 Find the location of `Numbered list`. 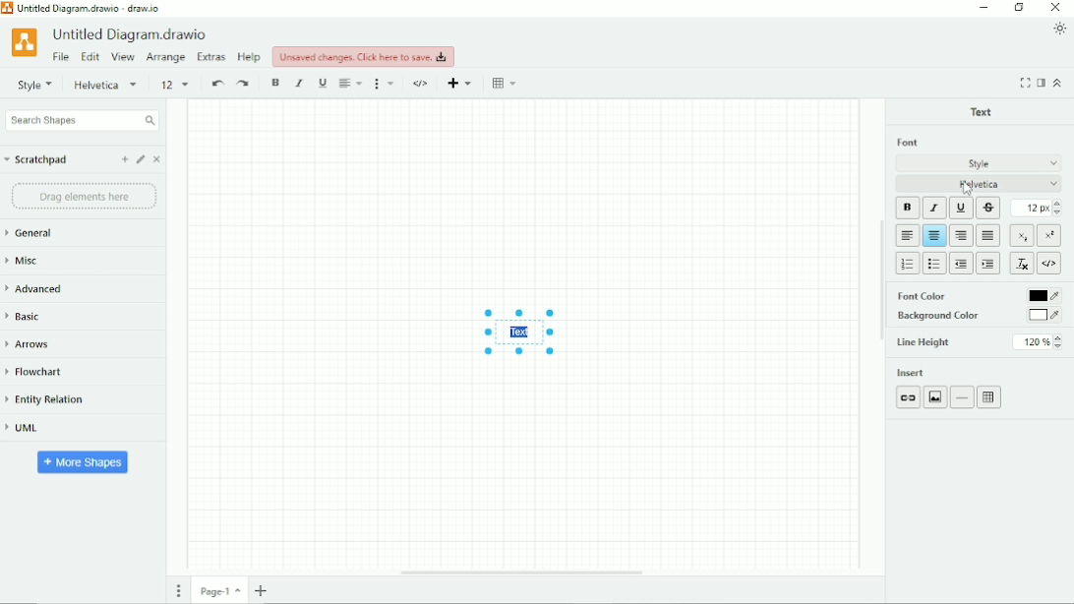

Numbered list is located at coordinates (907, 264).